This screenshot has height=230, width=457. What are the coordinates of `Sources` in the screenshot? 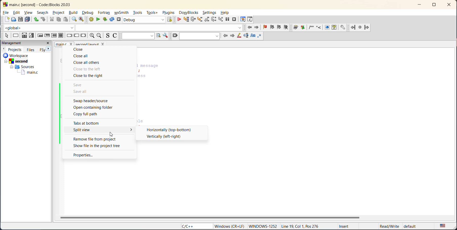 It's located at (21, 67).